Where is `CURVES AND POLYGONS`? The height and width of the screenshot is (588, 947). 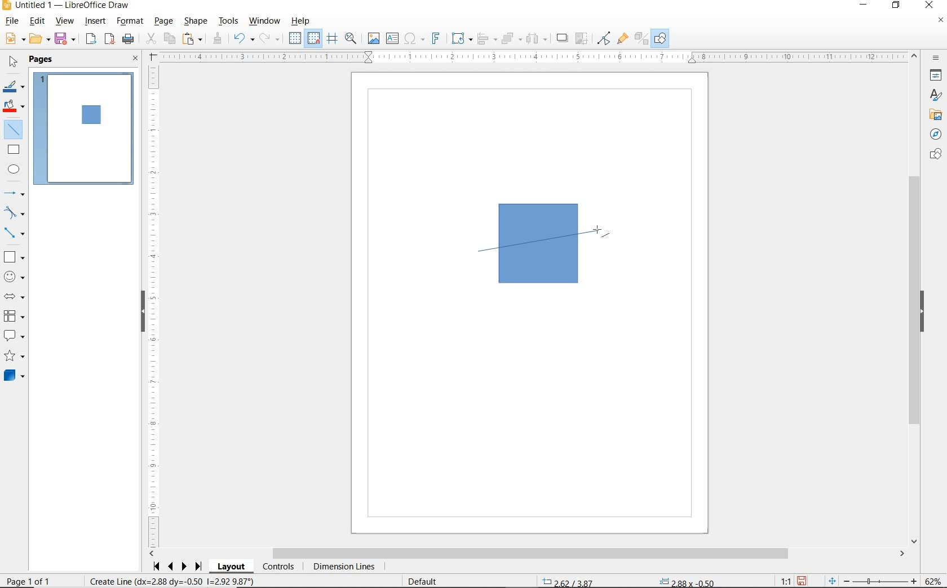
CURVES AND POLYGONS is located at coordinates (15, 212).